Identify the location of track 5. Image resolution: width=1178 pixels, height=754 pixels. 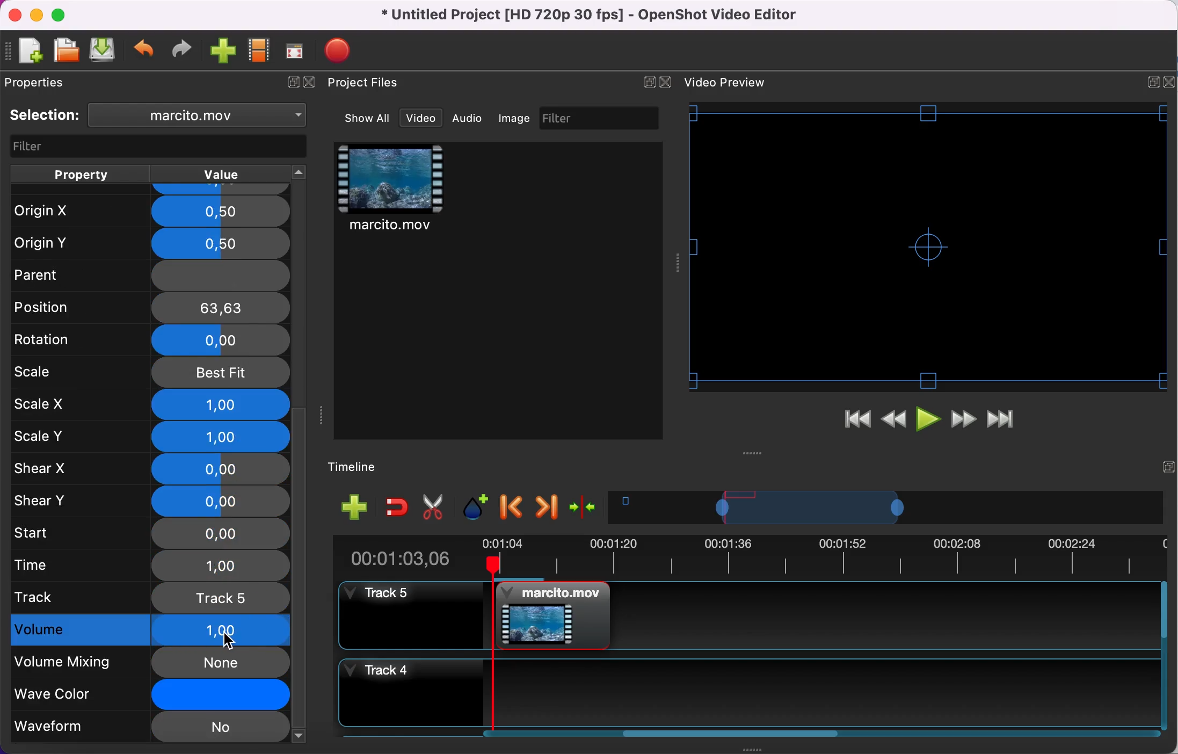
(151, 597).